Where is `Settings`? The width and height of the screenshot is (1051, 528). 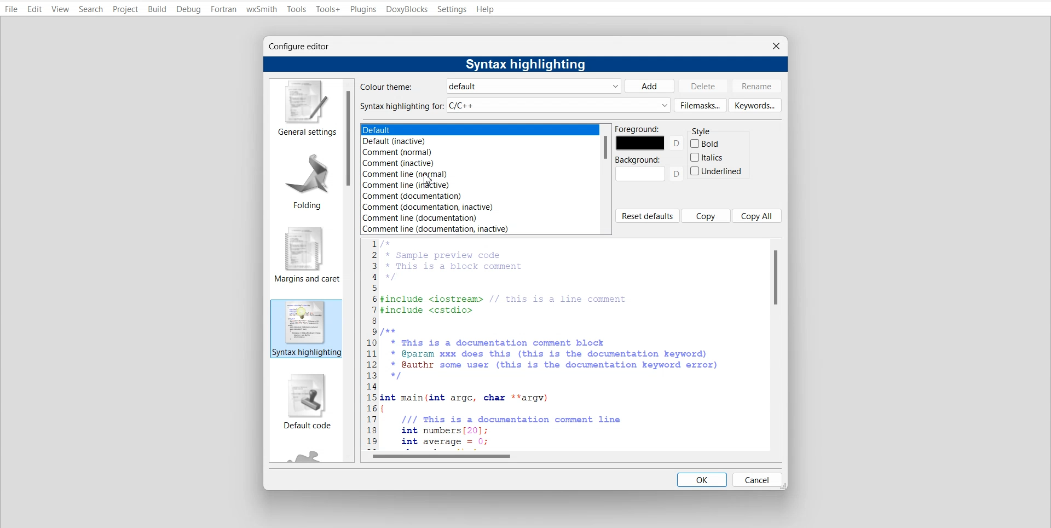
Settings is located at coordinates (452, 9).